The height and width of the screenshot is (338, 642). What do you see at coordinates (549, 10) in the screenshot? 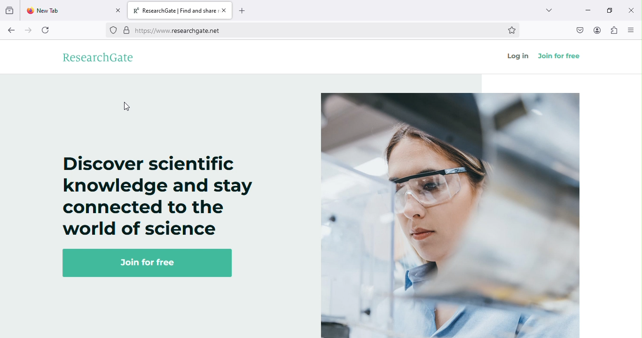
I see `drop down` at bounding box center [549, 10].